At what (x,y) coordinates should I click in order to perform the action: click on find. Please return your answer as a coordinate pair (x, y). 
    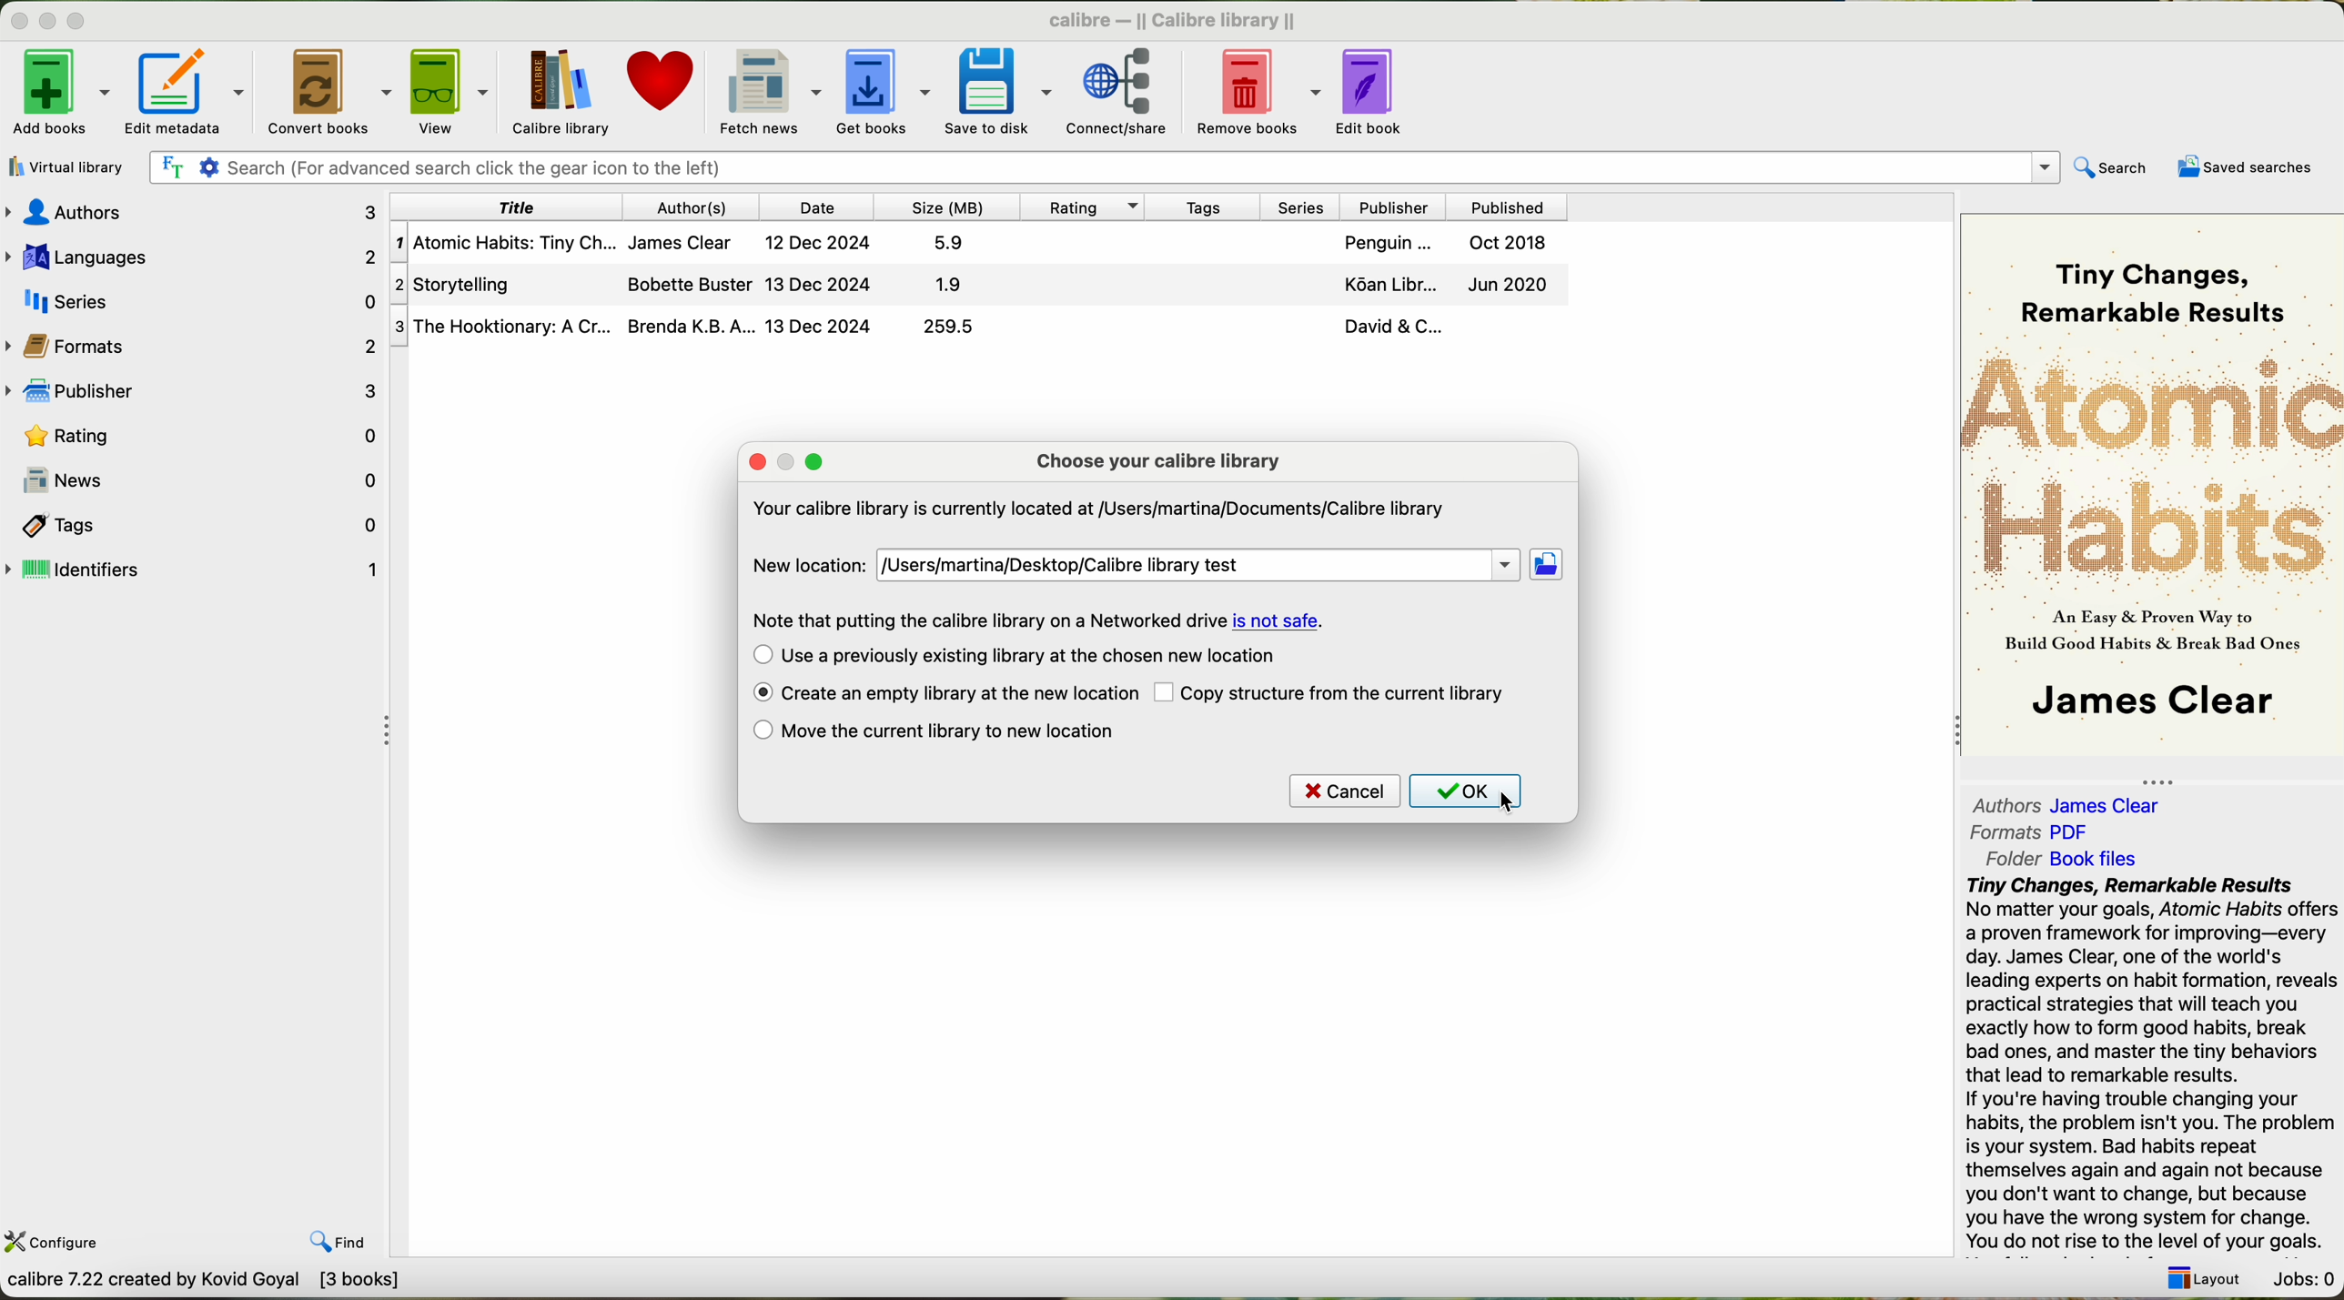
    Looking at the image, I should click on (324, 1228).